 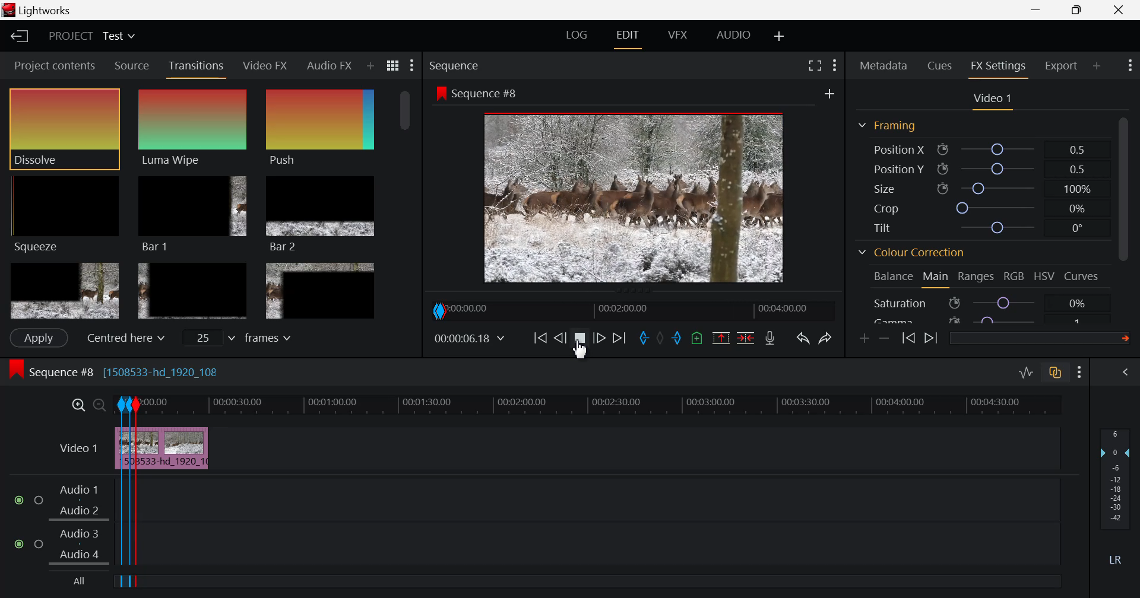 I want to click on Clip, so click(x=186, y=449).